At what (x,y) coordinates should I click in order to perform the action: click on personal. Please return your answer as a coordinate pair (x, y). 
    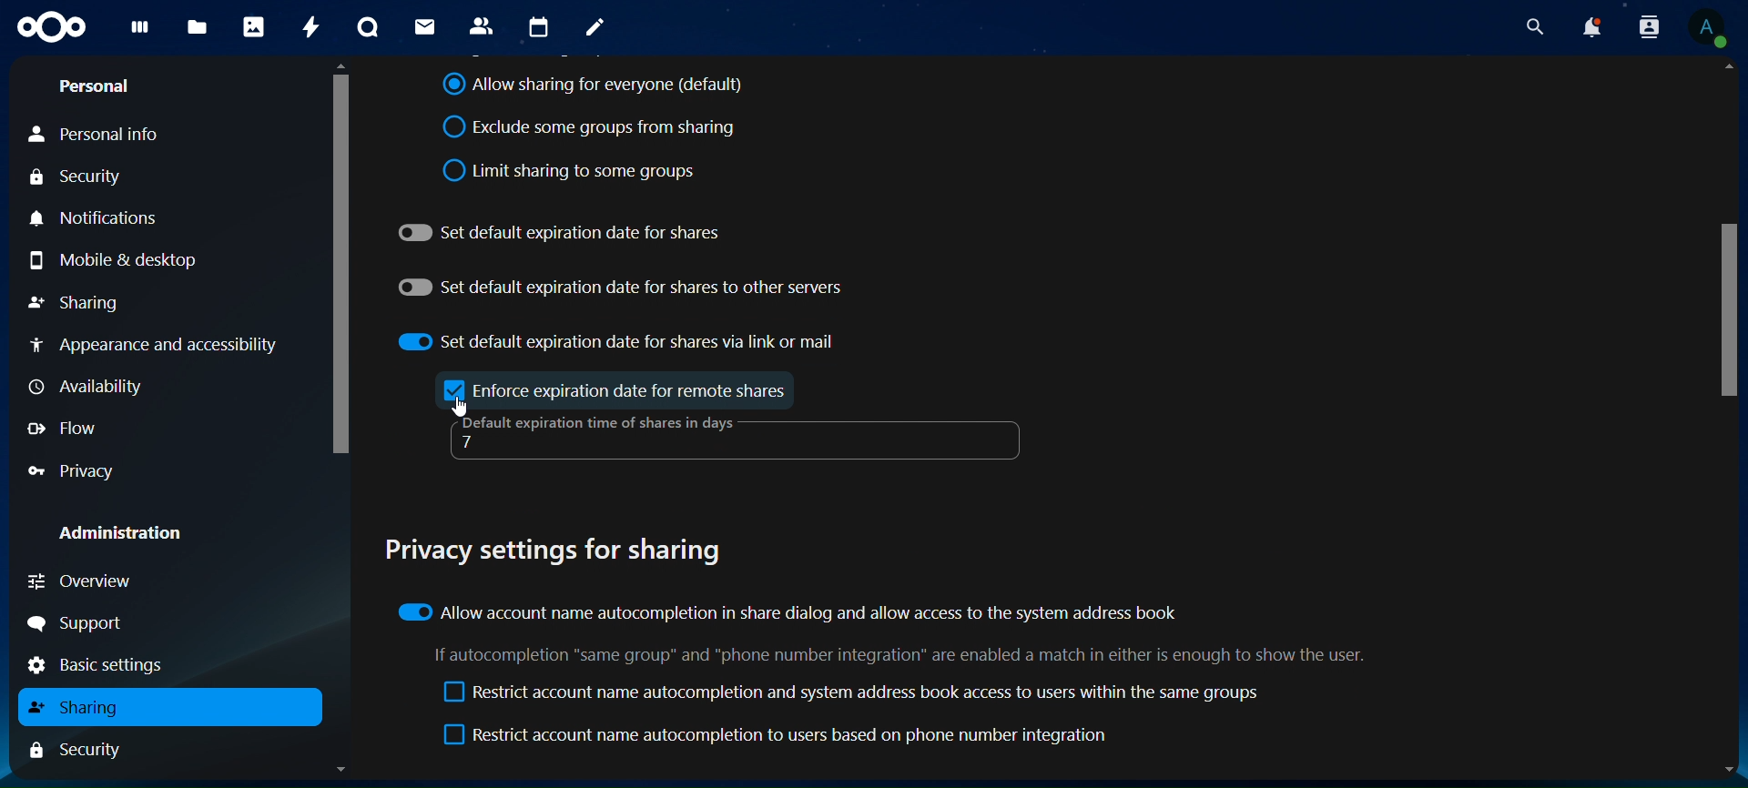
    Looking at the image, I should click on (97, 87).